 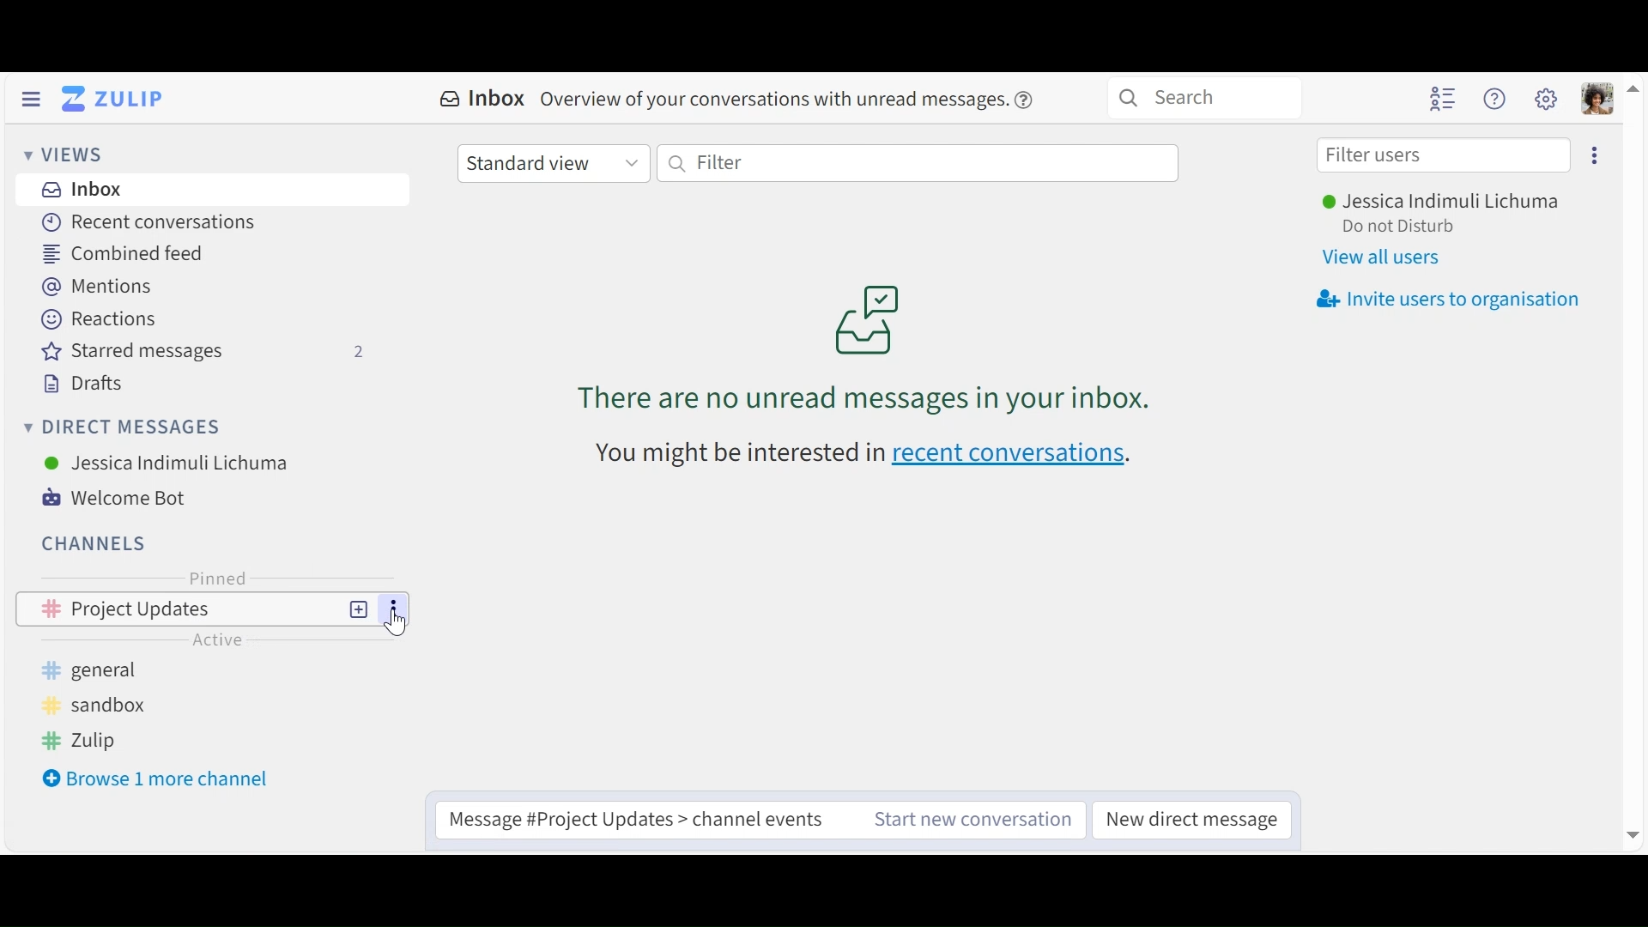 What do you see at coordinates (127, 498) in the screenshot?
I see `Welcome Bot` at bounding box center [127, 498].